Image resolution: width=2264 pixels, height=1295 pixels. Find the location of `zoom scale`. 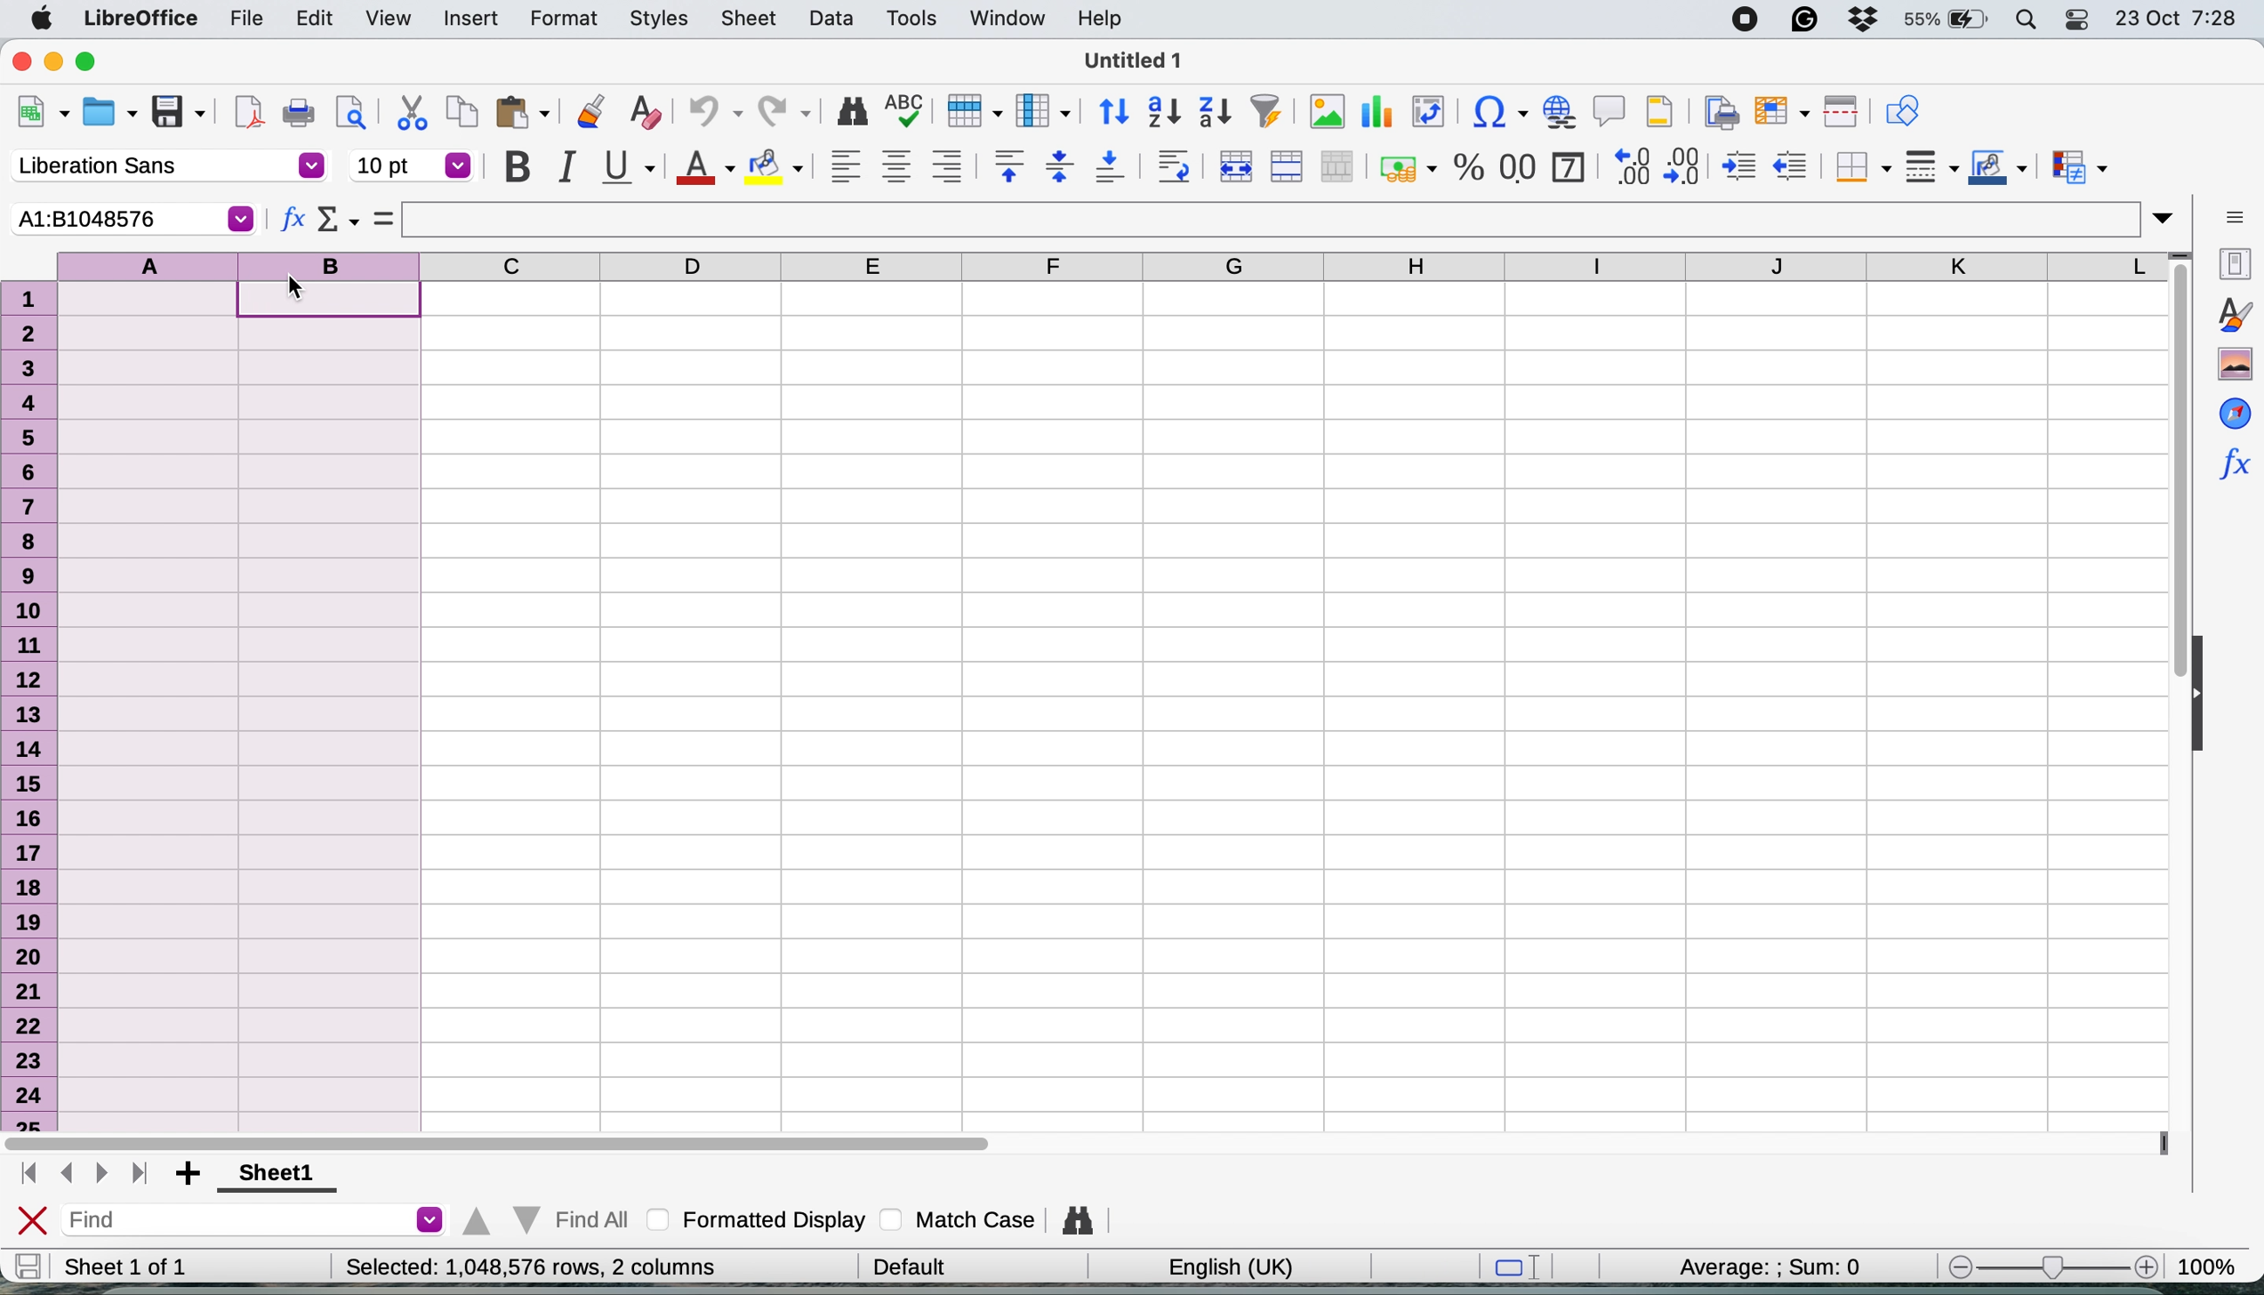

zoom scale is located at coordinates (2045, 1267).